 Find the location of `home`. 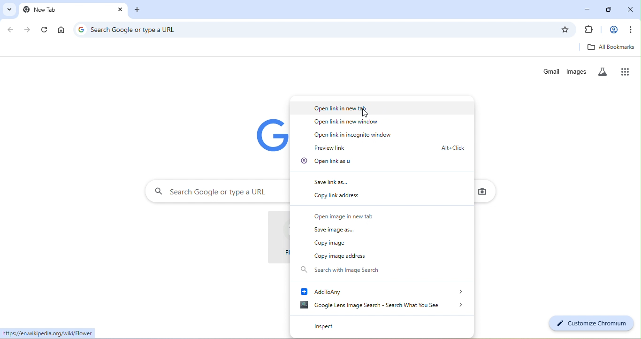

home is located at coordinates (61, 30).